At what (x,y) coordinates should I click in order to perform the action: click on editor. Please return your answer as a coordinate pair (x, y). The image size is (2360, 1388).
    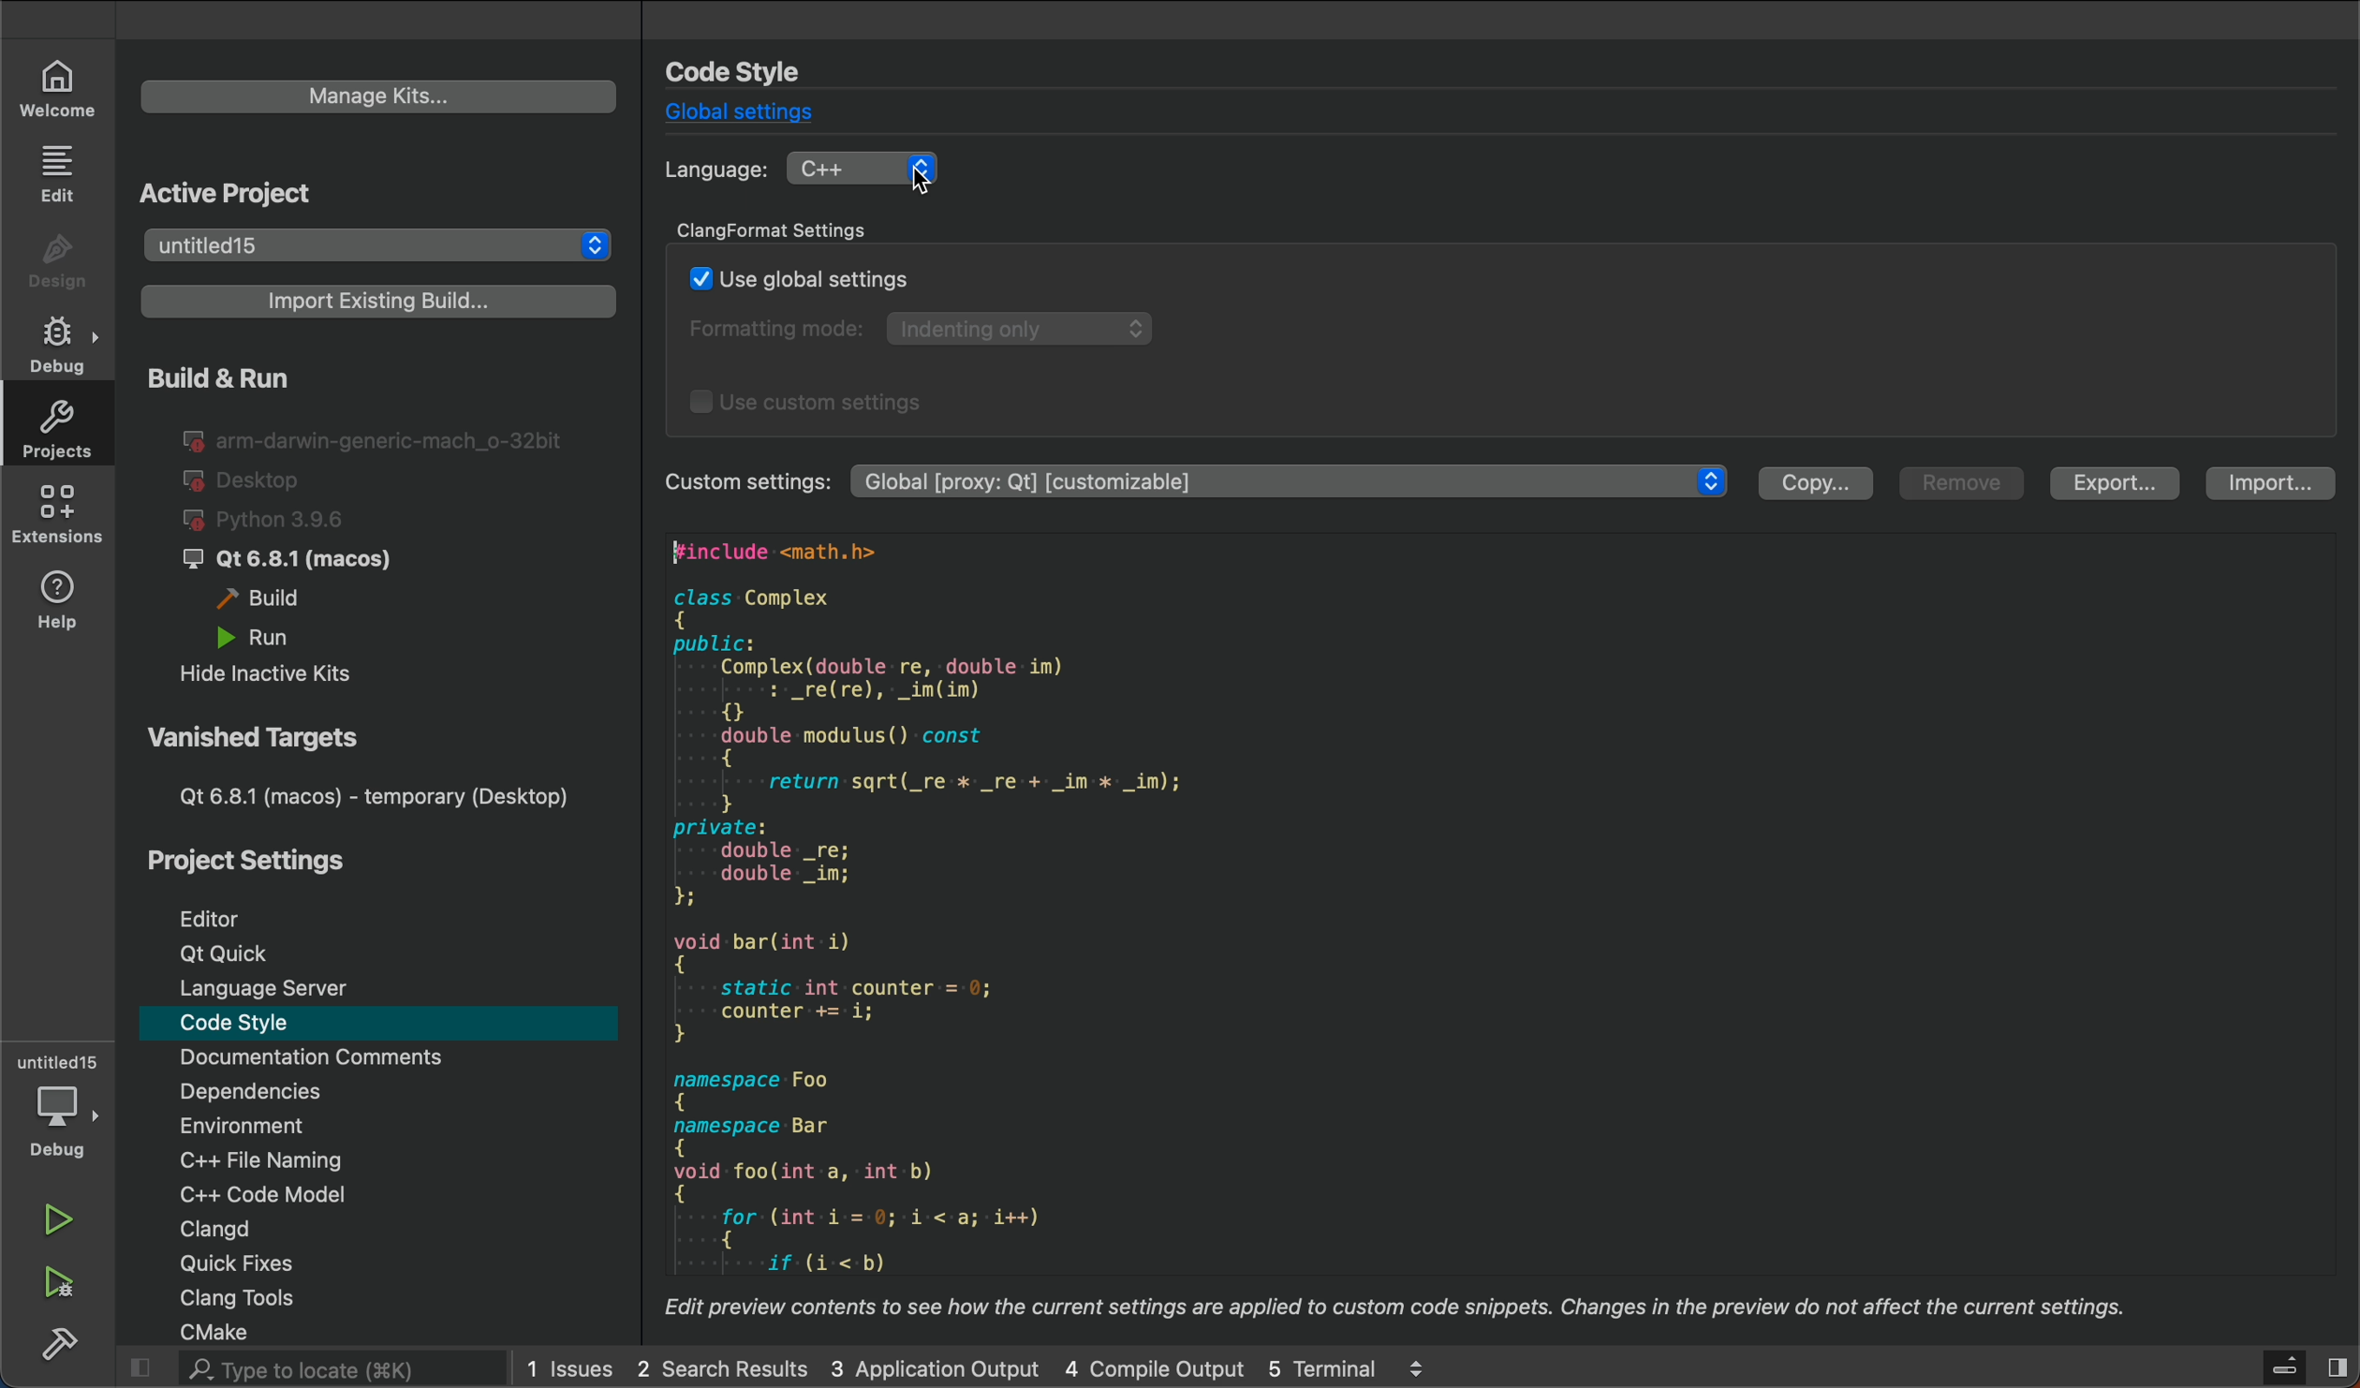
    Looking at the image, I should click on (222, 914).